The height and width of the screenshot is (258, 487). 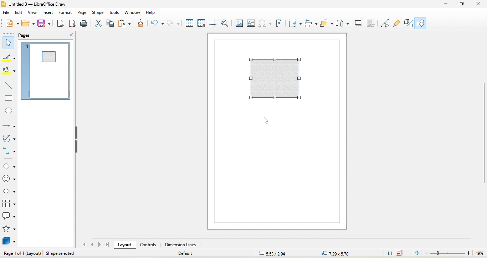 I want to click on stars and banners, so click(x=9, y=229).